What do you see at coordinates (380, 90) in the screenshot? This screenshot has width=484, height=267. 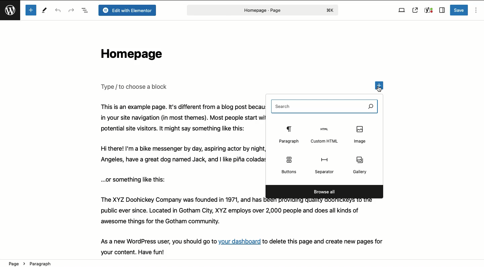 I see `Cursor` at bounding box center [380, 90].